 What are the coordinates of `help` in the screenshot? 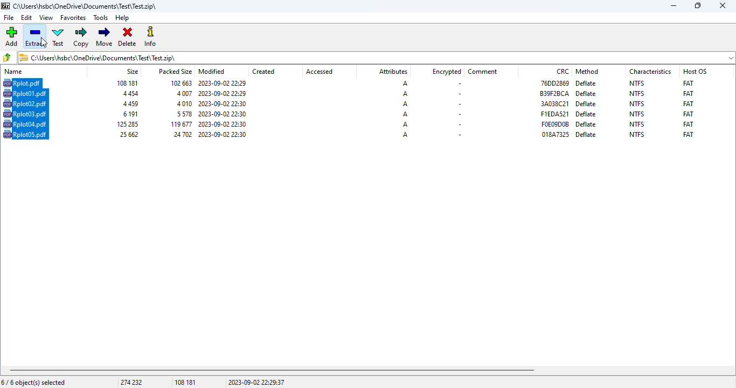 It's located at (122, 18).